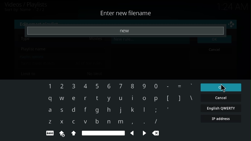 The image size is (251, 141). Describe the element at coordinates (85, 86) in the screenshot. I see `4` at that location.